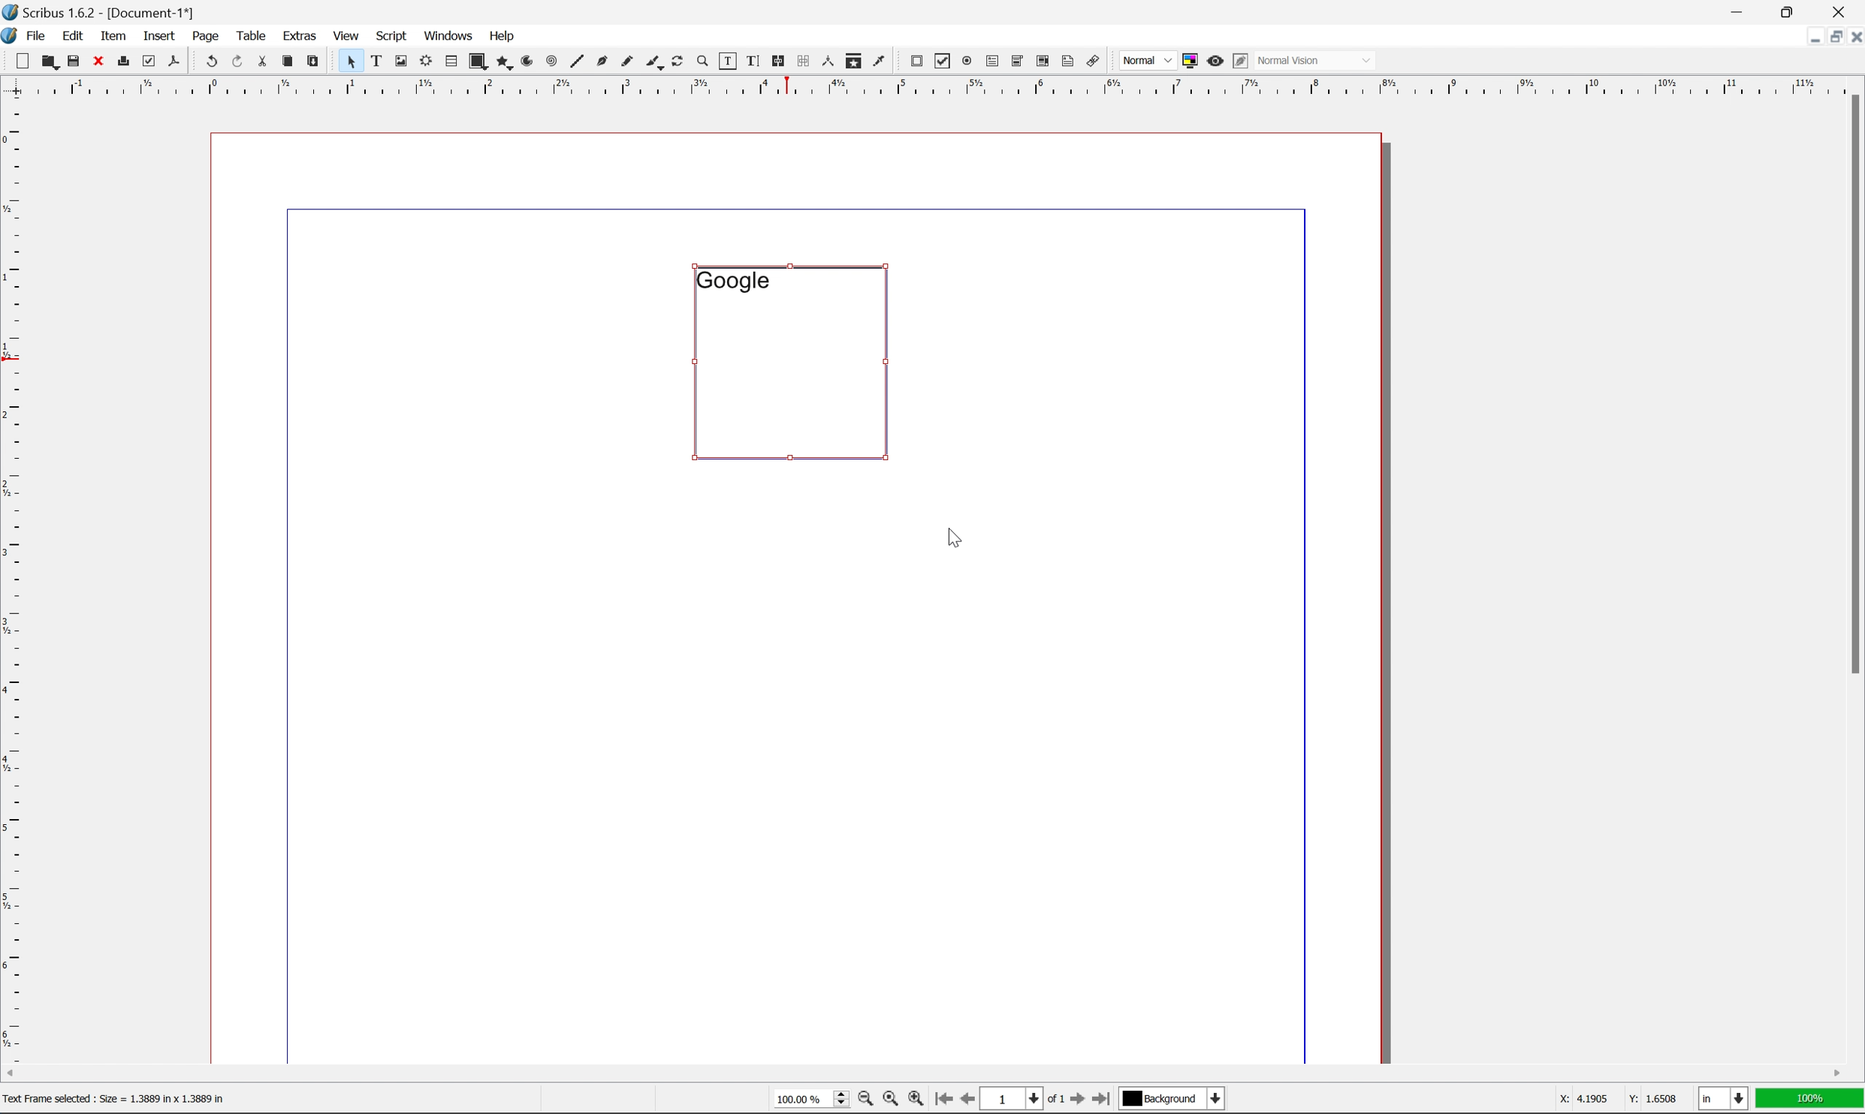  What do you see at coordinates (912, 59) in the screenshot?
I see `pdf push button` at bounding box center [912, 59].